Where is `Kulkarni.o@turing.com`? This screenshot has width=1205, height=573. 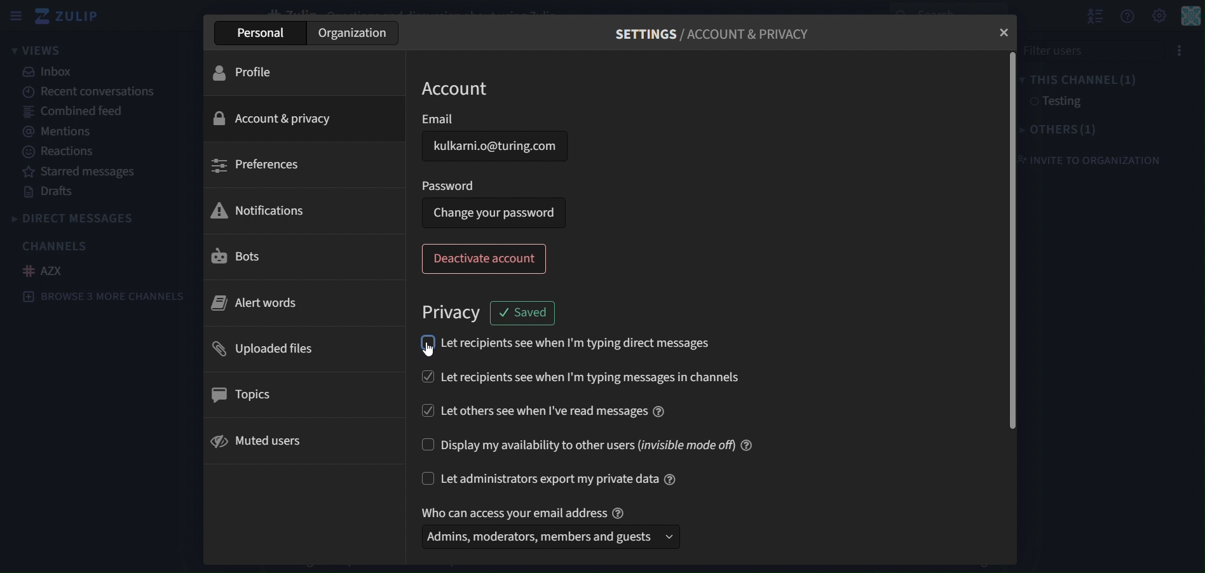 Kulkarni.o@turing.com is located at coordinates (488, 145).